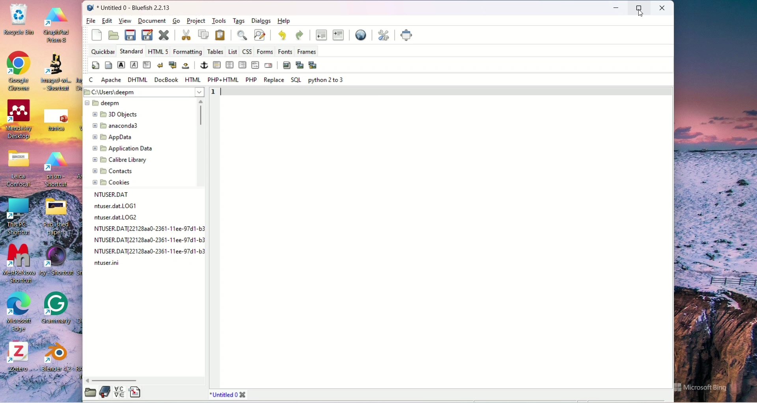 The image size is (757, 403). I want to click on python 2 to 3, so click(327, 81).